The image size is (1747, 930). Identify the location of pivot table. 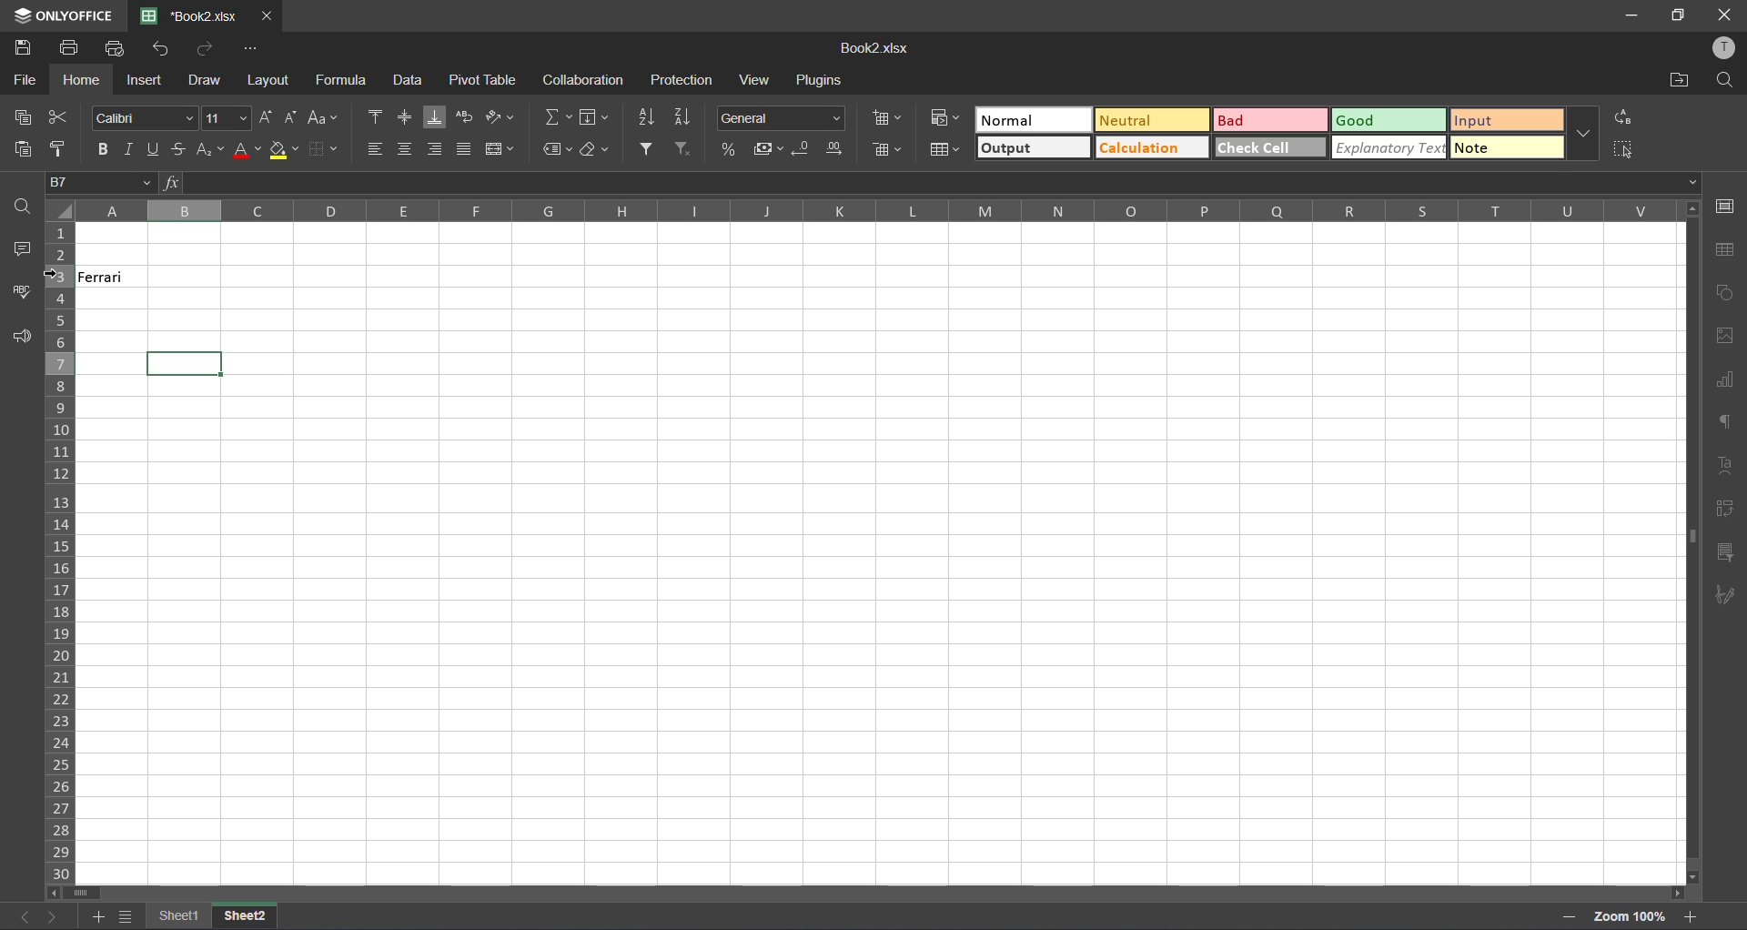
(1726, 511).